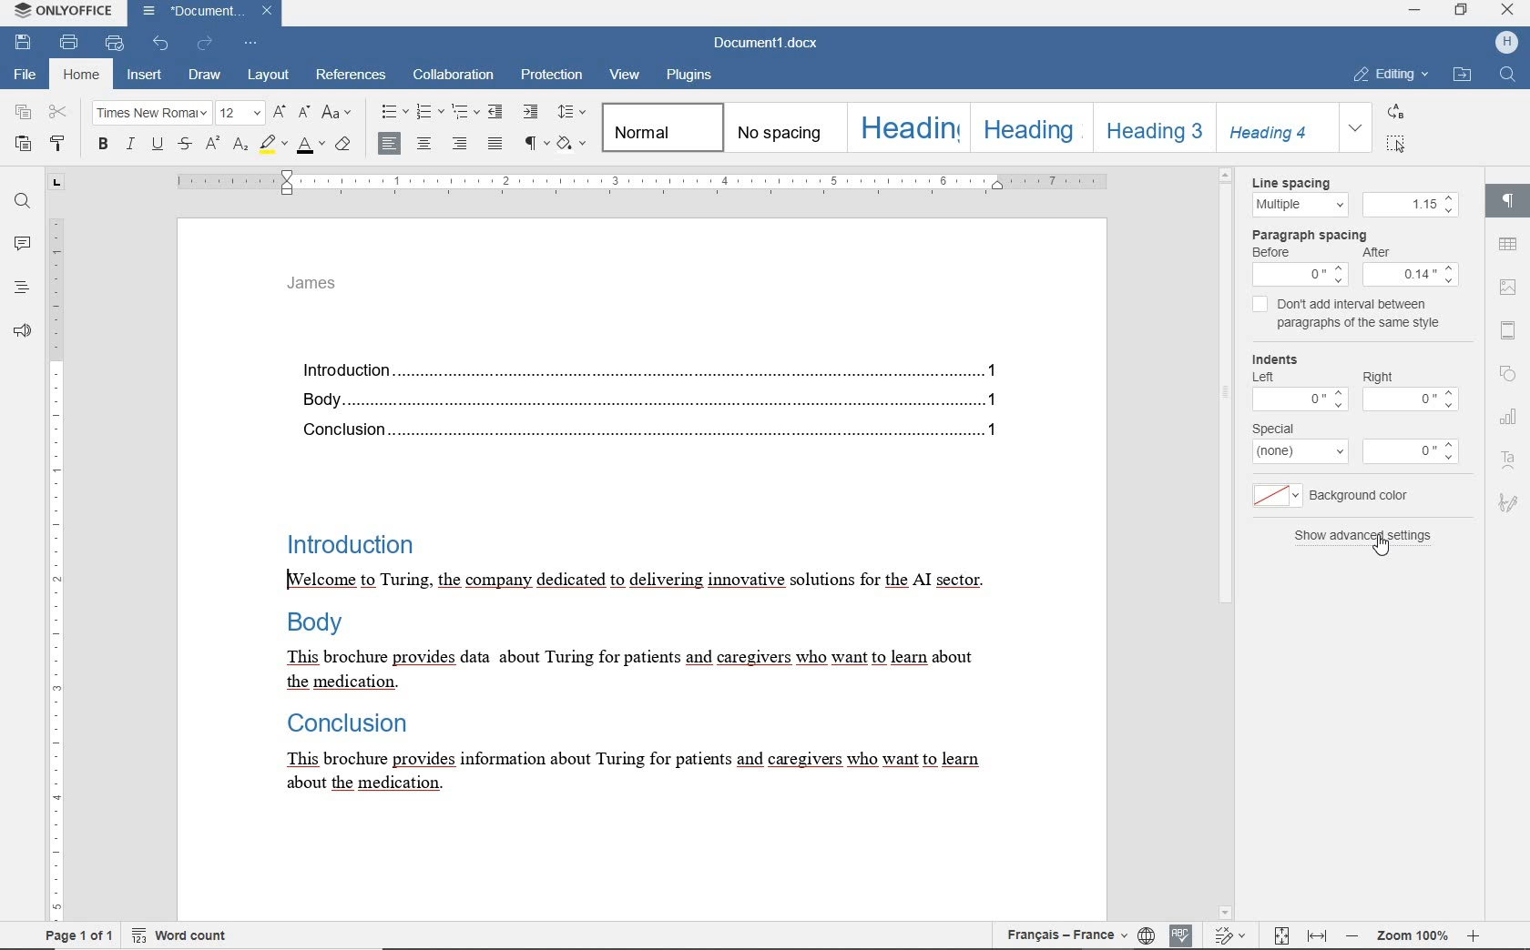 Image resolution: width=1530 pixels, height=950 pixels. I want to click on show advanced settings, so click(1365, 538).